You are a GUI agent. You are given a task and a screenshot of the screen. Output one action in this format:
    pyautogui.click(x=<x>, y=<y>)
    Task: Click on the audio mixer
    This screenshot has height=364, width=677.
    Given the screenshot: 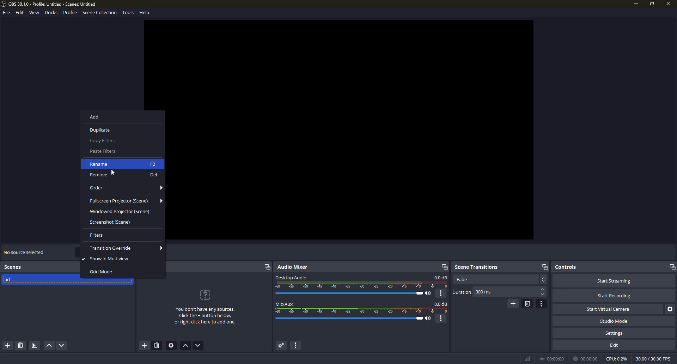 What is the action you would take?
    pyautogui.click(x=294, y=267)
    